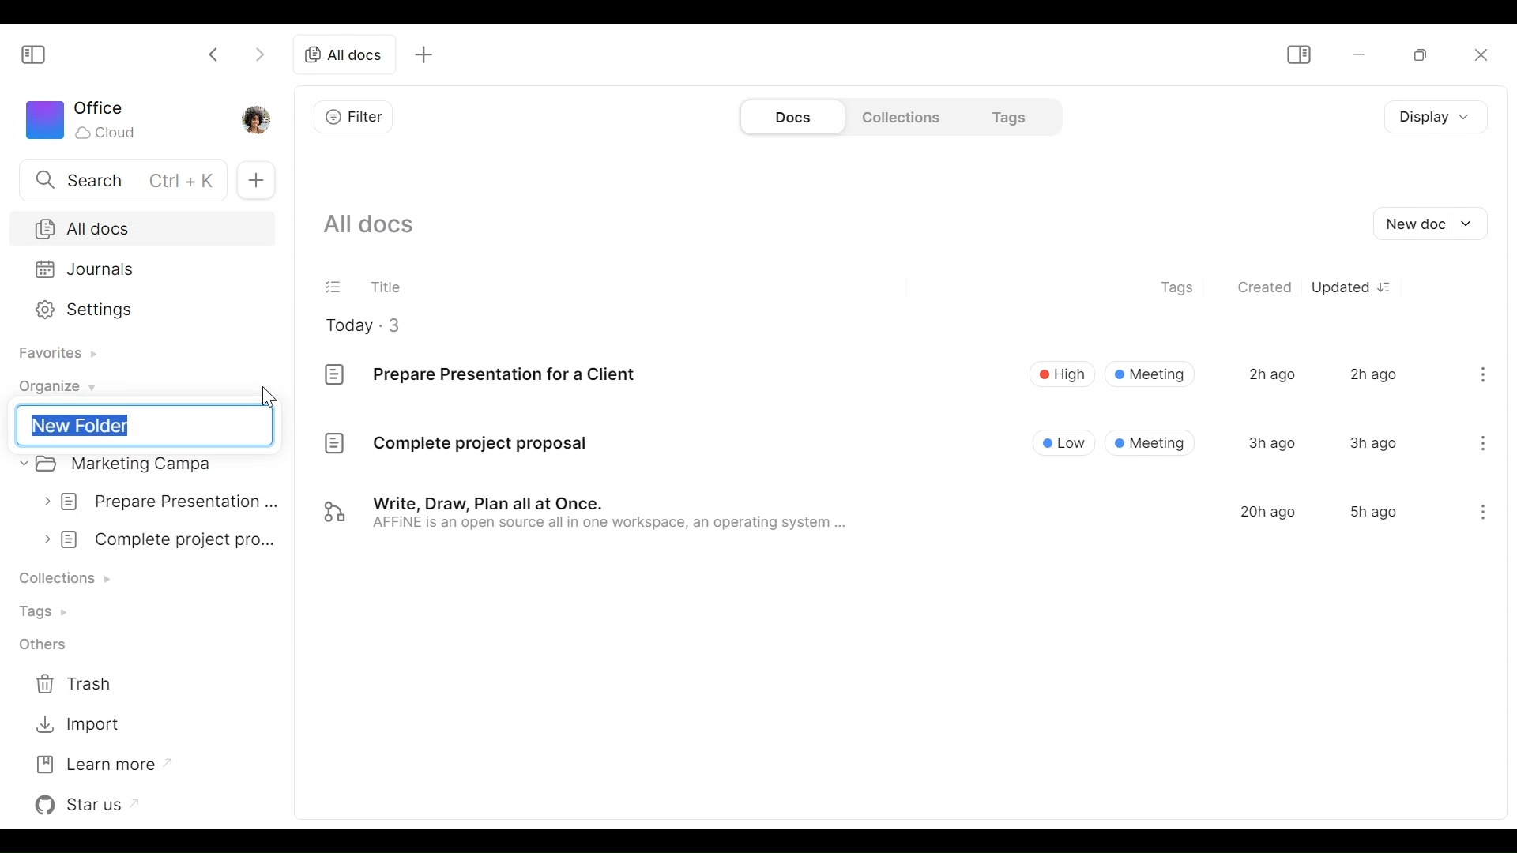 The image size is (1517, 853). What do you see at coordinates (1372, 512) in the screenshot?
I see `5h ago` at bounding box center [1372, 512].